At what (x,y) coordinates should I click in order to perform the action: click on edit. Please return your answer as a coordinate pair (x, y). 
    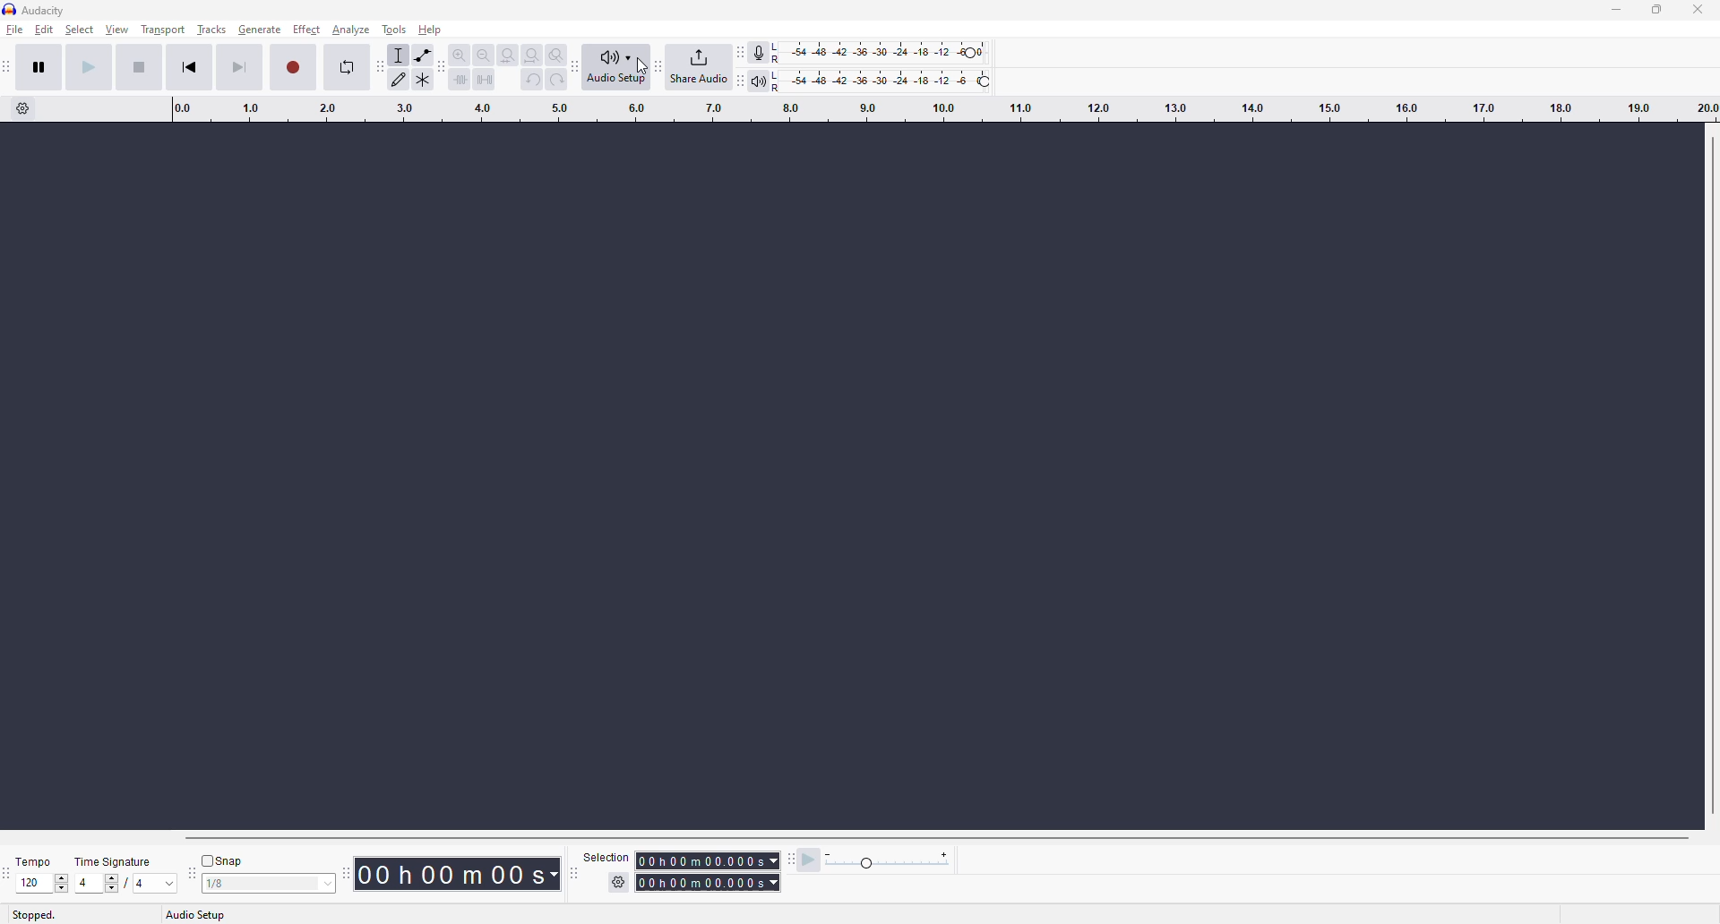
    Looking at the image, I should click on (41, 30).